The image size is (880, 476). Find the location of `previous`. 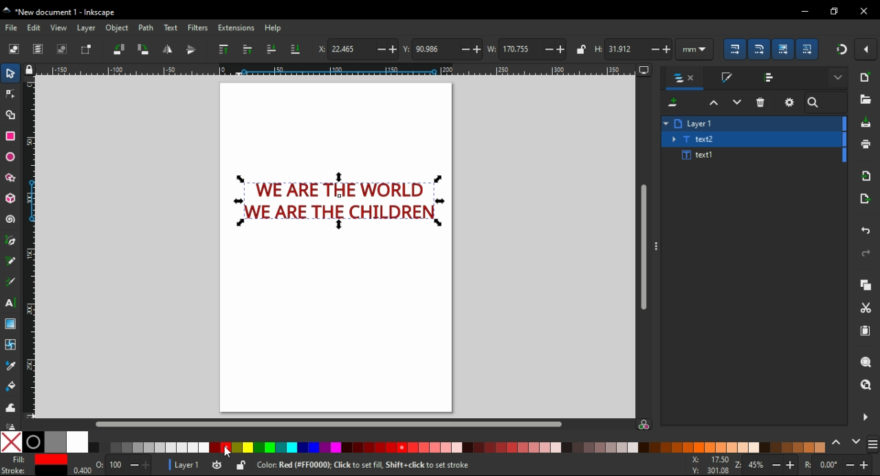

previous is located at coordinates (837, 445).